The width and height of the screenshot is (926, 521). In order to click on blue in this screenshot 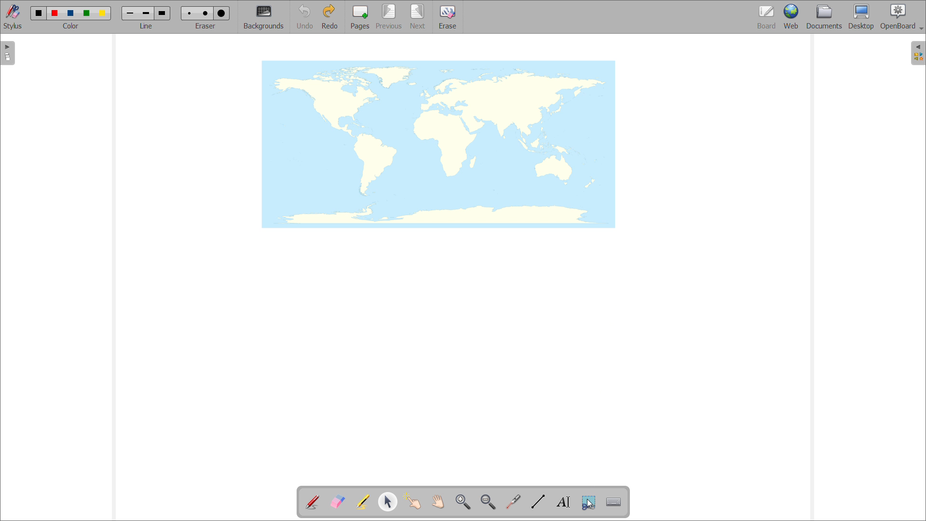, I will do `click(71, 14)`.